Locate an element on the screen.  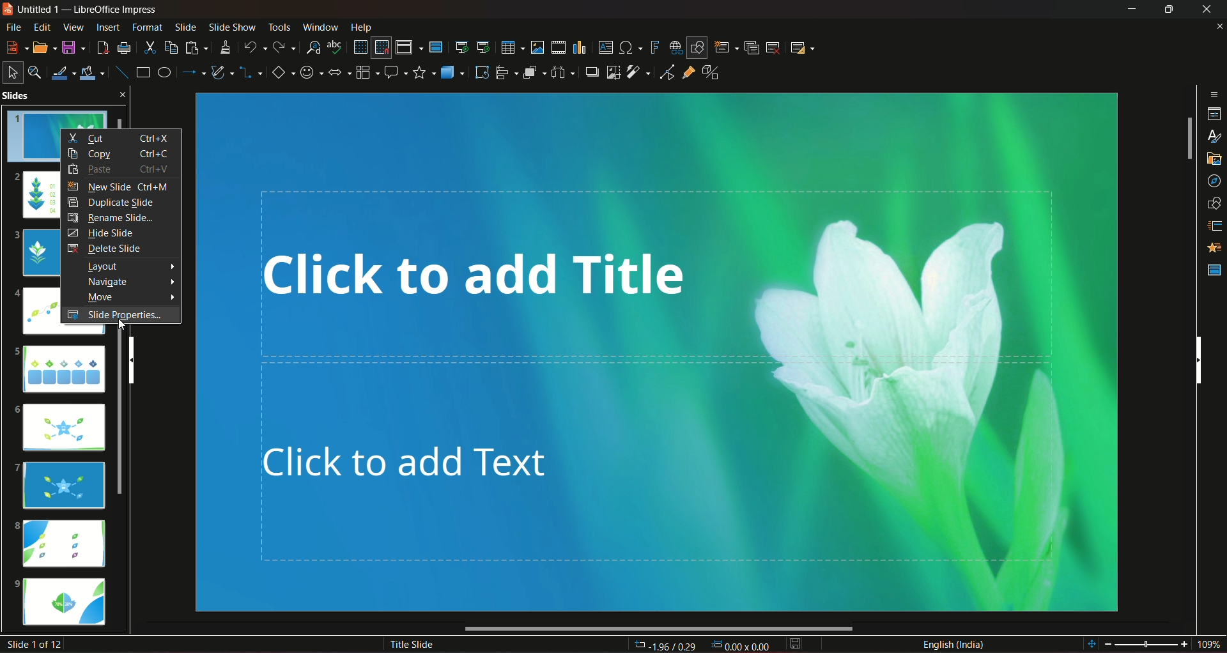
slide delete is located at coordinates (775, 47).